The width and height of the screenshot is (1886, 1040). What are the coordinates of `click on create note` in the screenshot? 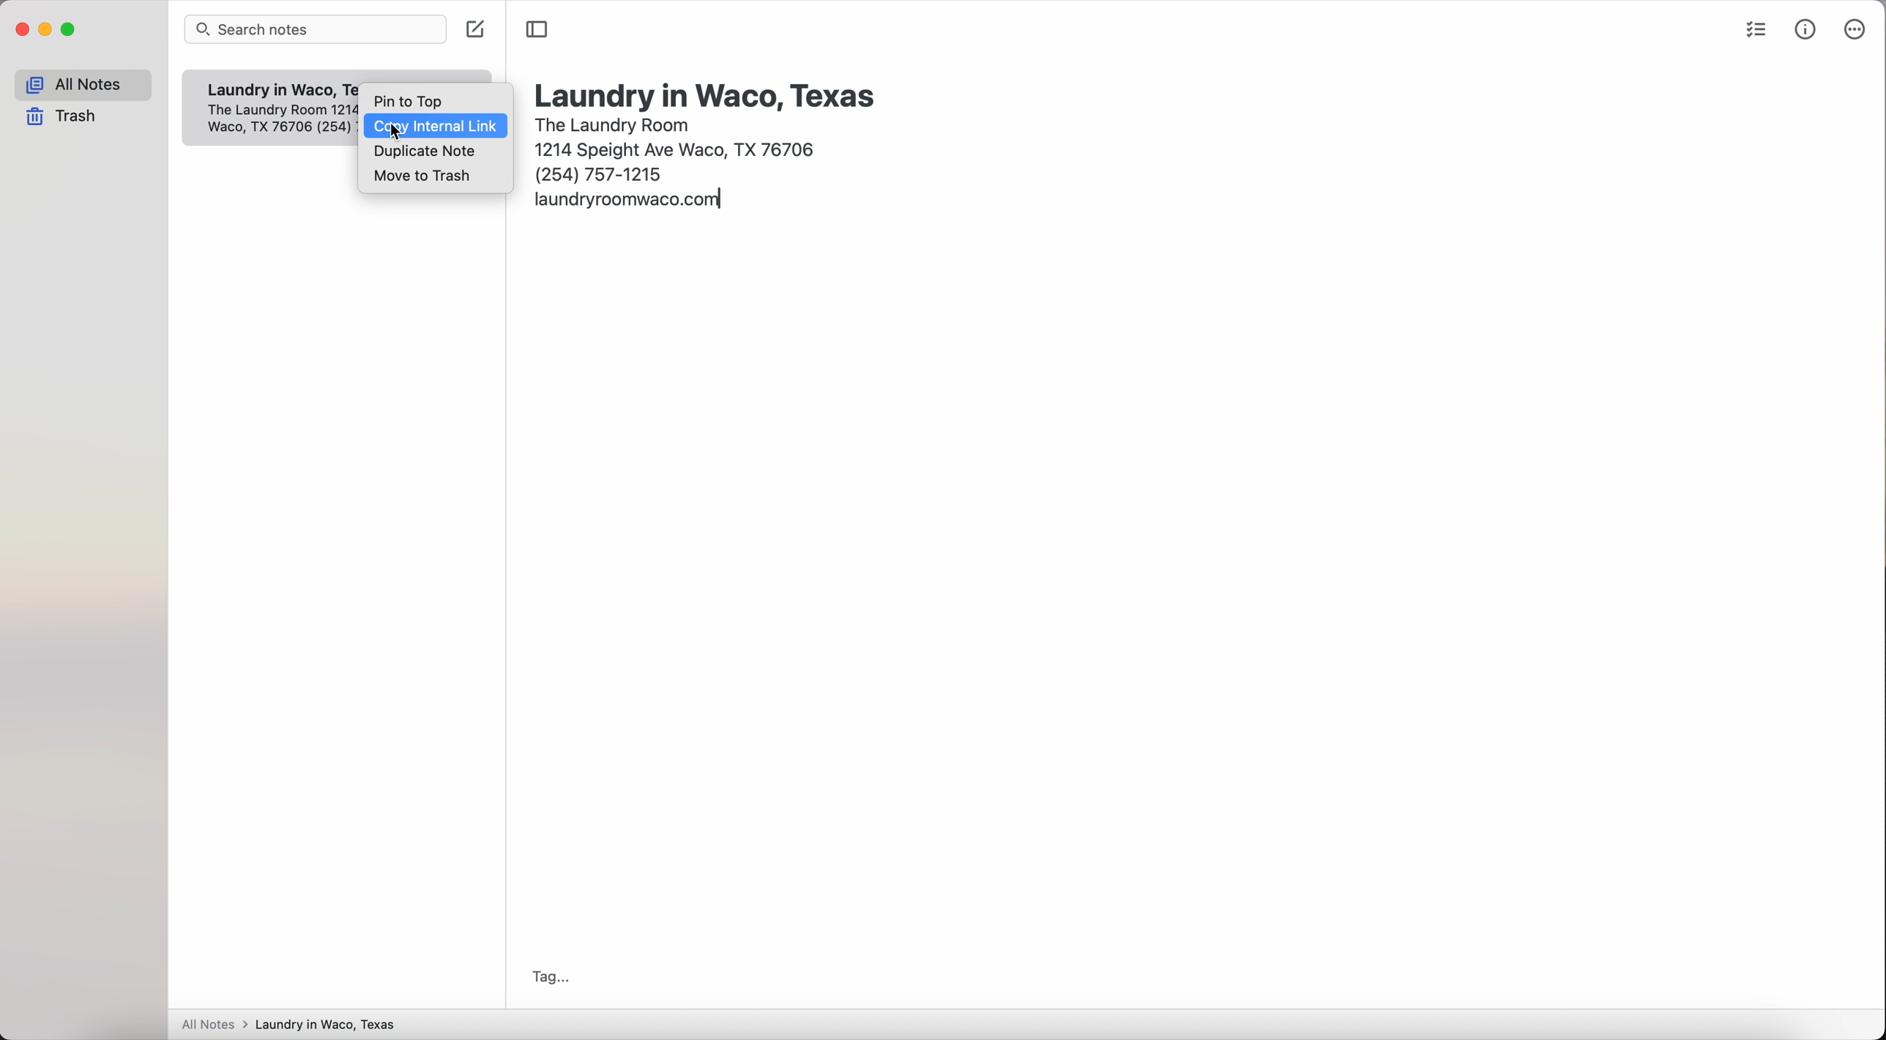 It's located at (477, 29).